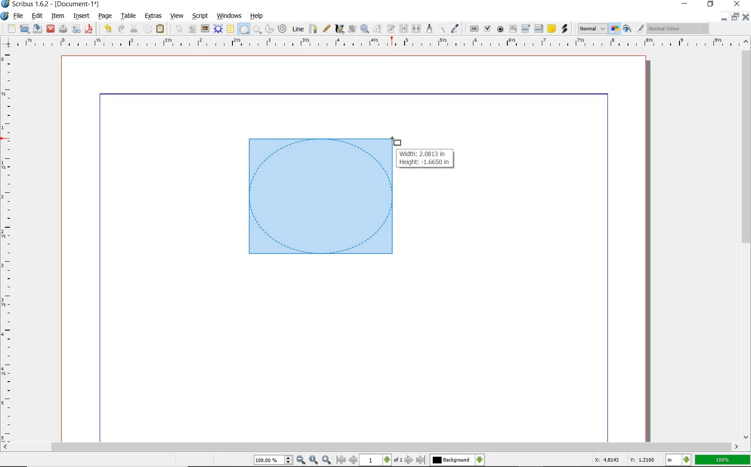 The height and width of the screenshot is (467, 751). I want to click on , so click(451, 460).